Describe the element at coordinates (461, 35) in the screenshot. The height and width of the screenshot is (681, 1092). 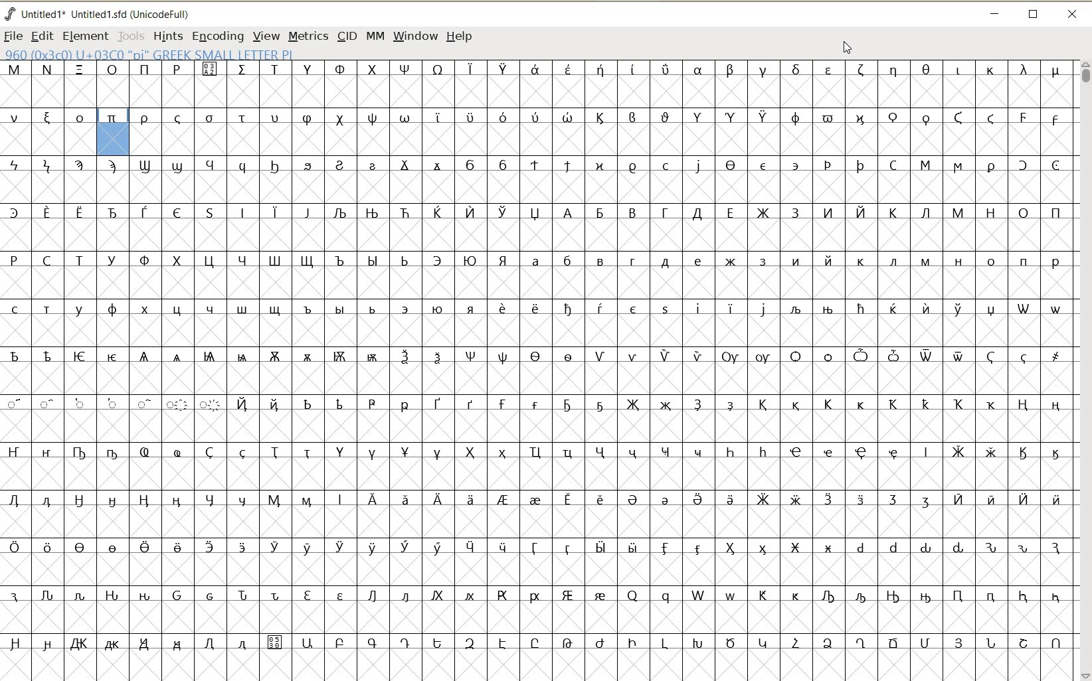
I see `HELP` at that location.